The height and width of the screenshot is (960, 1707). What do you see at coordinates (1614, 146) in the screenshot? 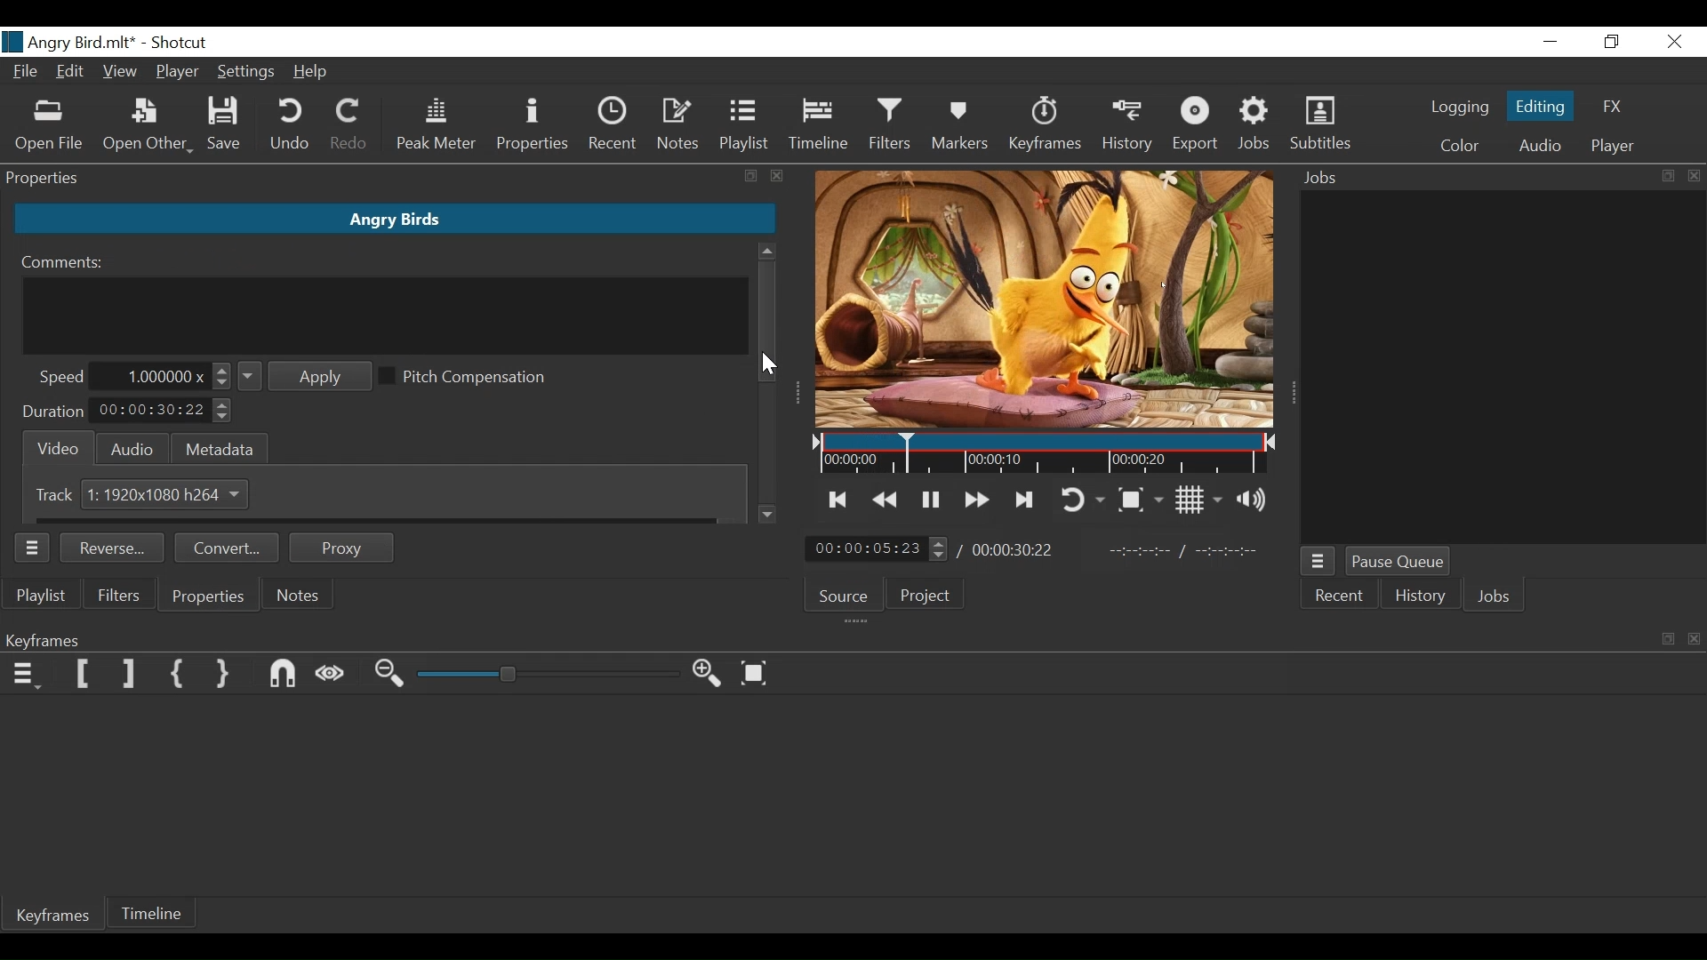
I see `Player` at bounding box center [1614, 146].